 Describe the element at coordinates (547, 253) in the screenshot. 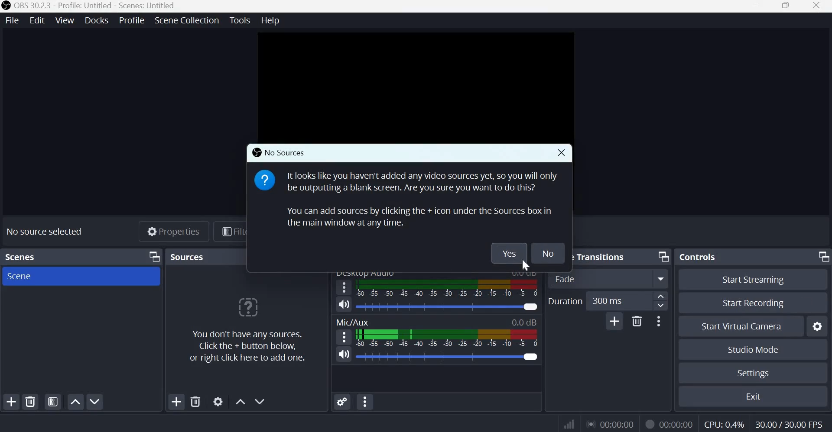

I see `No` at that location.